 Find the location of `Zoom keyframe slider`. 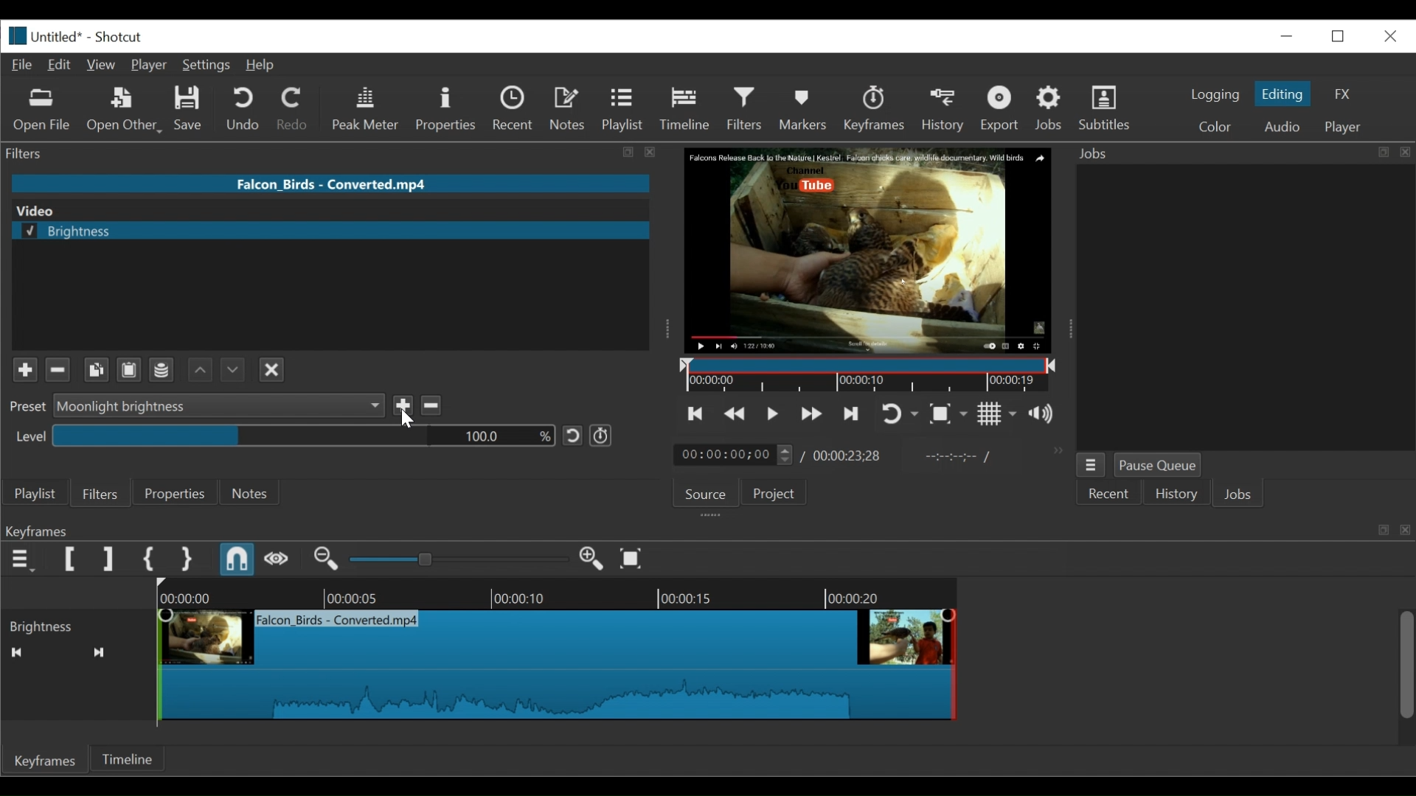

Zoom keyframe slider is located at coordinates (459, 559).